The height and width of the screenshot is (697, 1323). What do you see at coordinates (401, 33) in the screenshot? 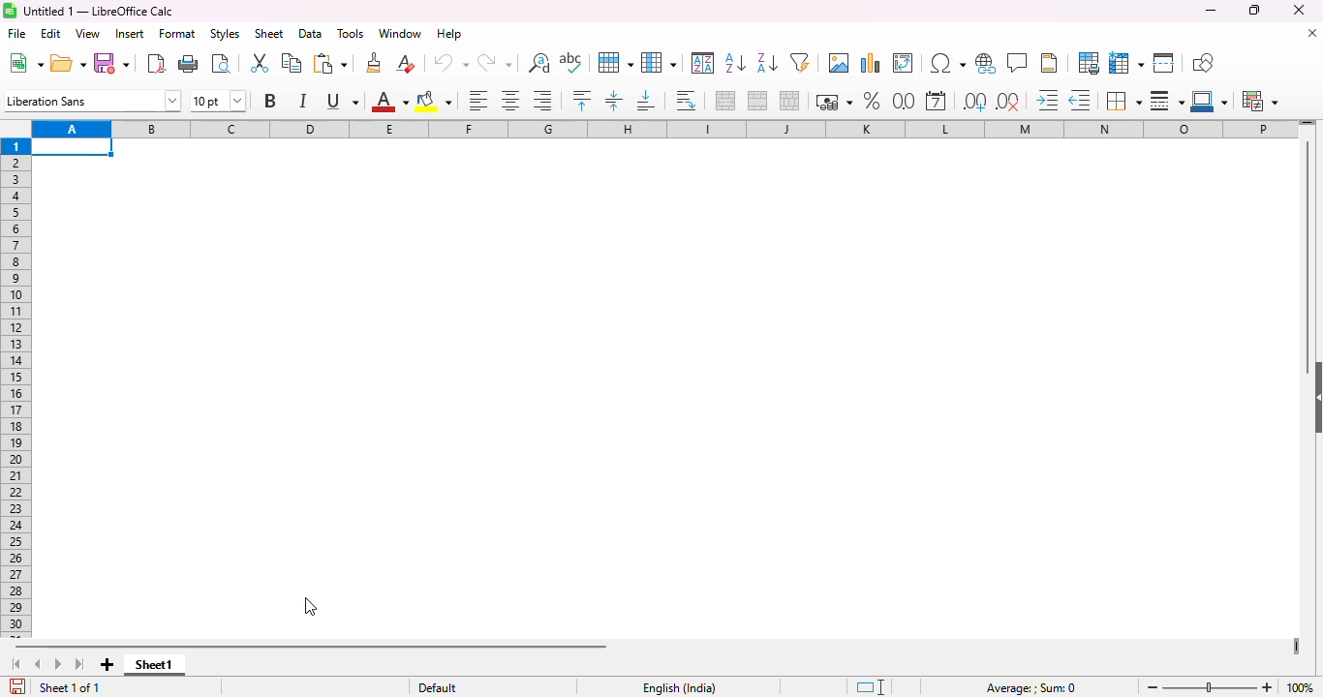
I see `window` at bounding box center [401, 33].